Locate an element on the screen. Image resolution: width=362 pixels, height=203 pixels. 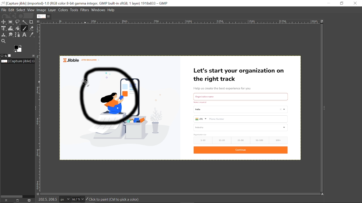
Free select ttol is located at coordinates (18, 22).